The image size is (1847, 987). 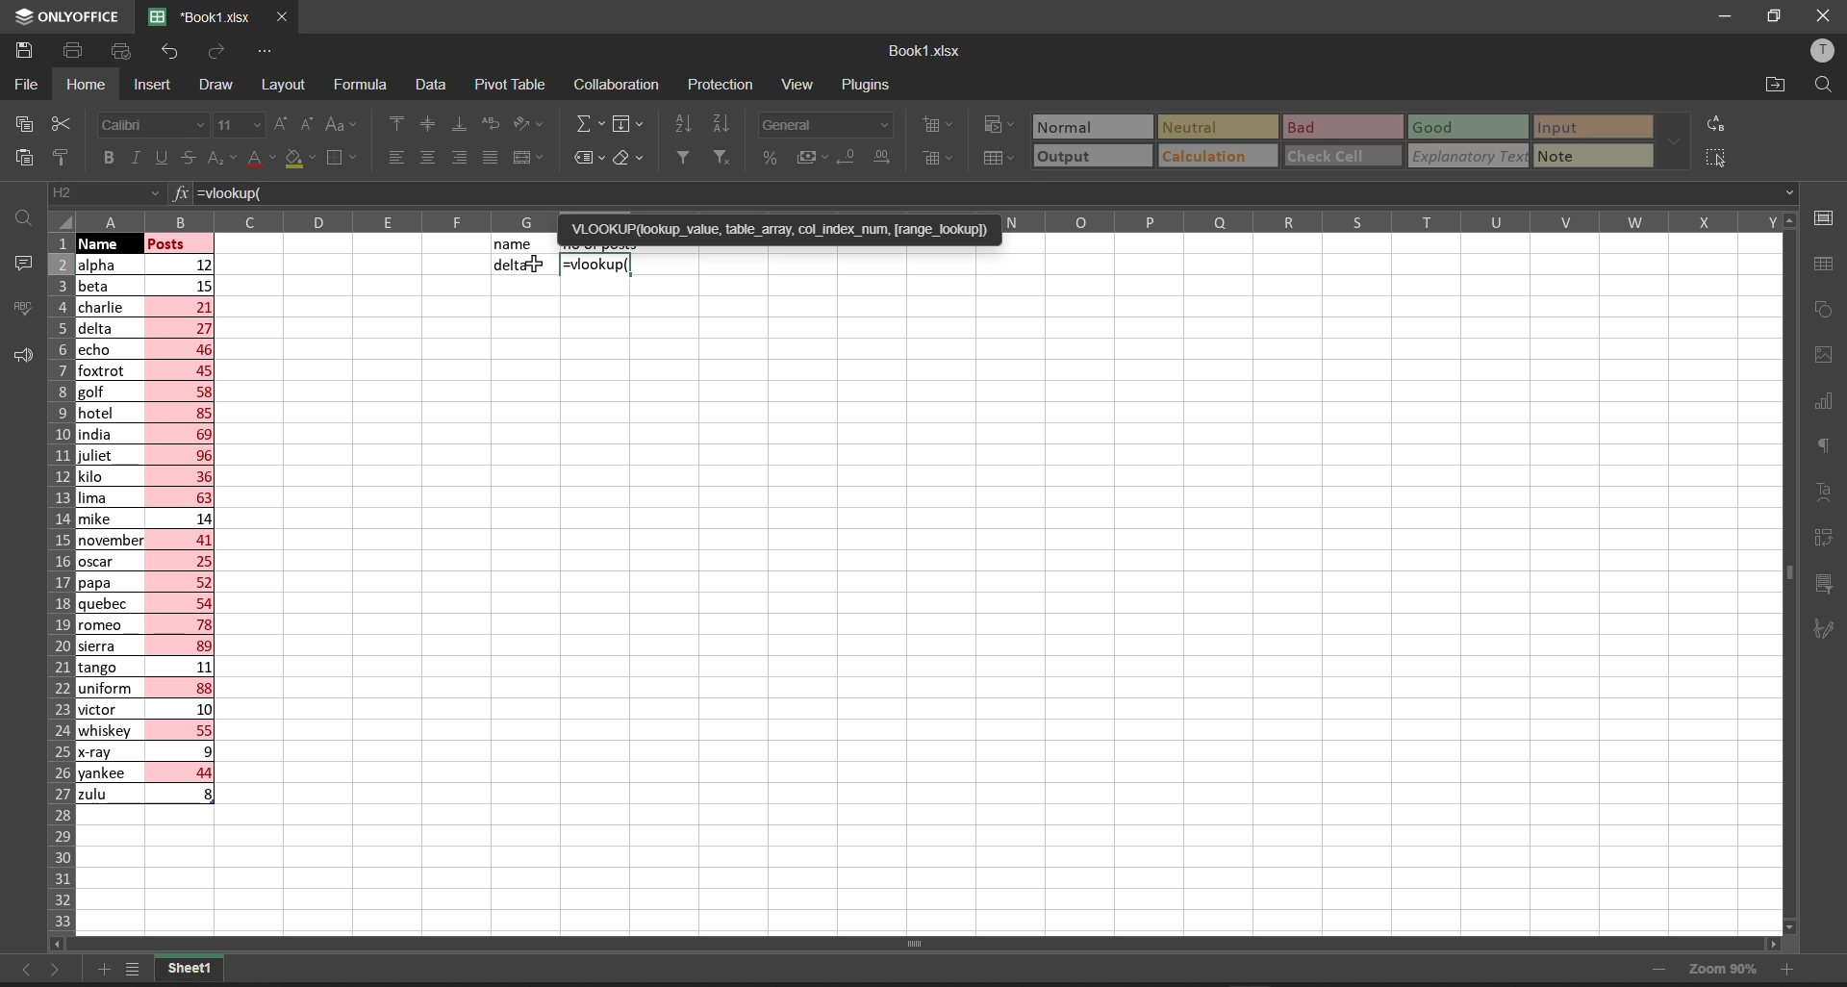 I want to click on zoom in, so click(x=1790, y=972).